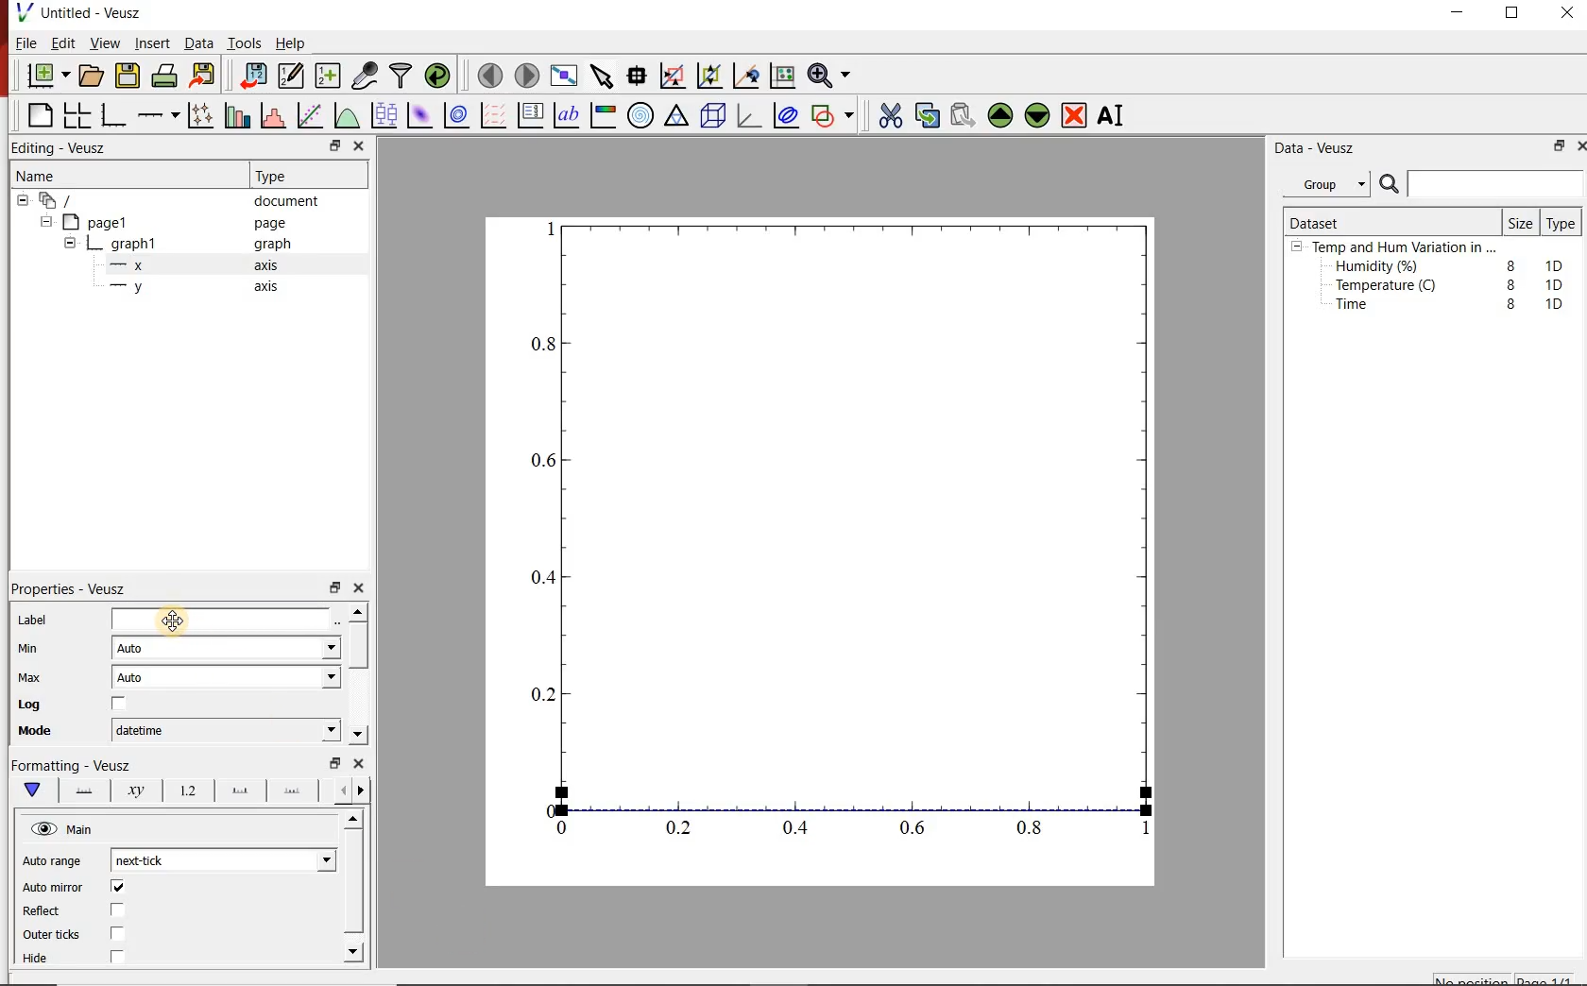 Image resolution: width=1587 pixels, height=986 pixels. I want to click on Log, so click(87, 705).